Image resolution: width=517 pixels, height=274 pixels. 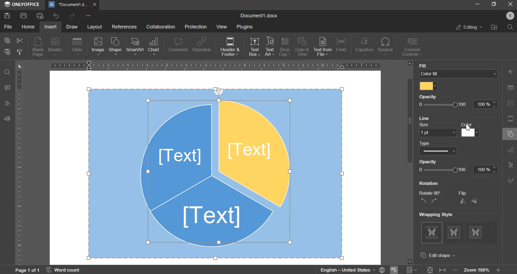 I want to click on , so click(x=433, y=193).